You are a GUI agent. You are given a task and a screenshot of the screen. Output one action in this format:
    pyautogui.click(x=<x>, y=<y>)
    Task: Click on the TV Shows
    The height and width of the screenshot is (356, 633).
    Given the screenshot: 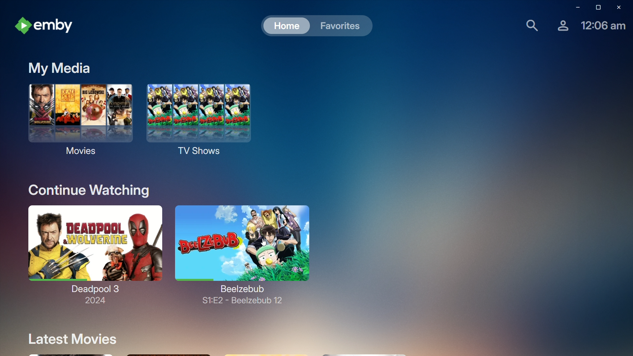 What is the action you would take?
    pyautogui.click(x=204, y=121)
    